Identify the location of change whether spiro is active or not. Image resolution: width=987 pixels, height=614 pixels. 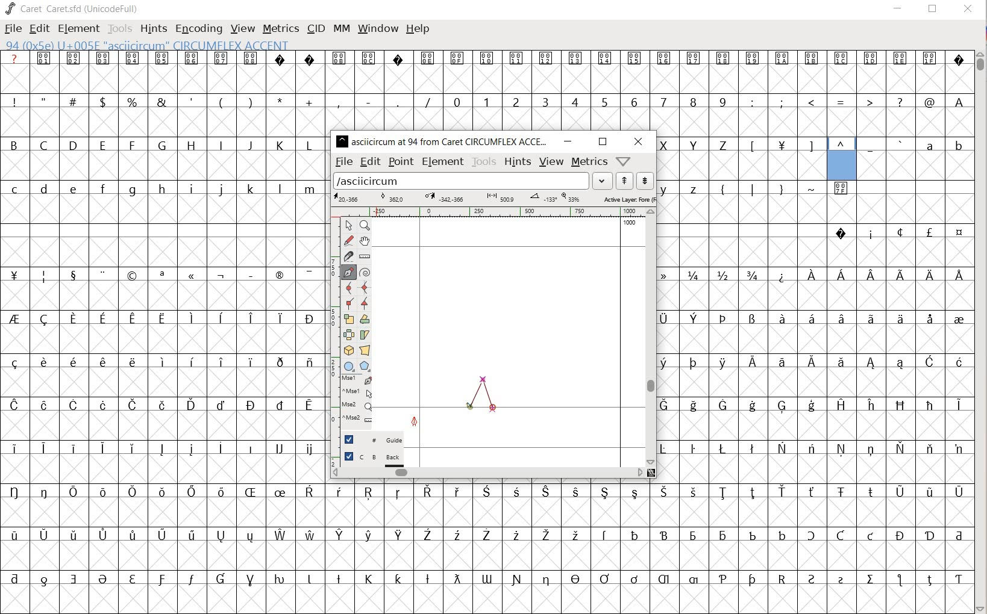
(366, 272).